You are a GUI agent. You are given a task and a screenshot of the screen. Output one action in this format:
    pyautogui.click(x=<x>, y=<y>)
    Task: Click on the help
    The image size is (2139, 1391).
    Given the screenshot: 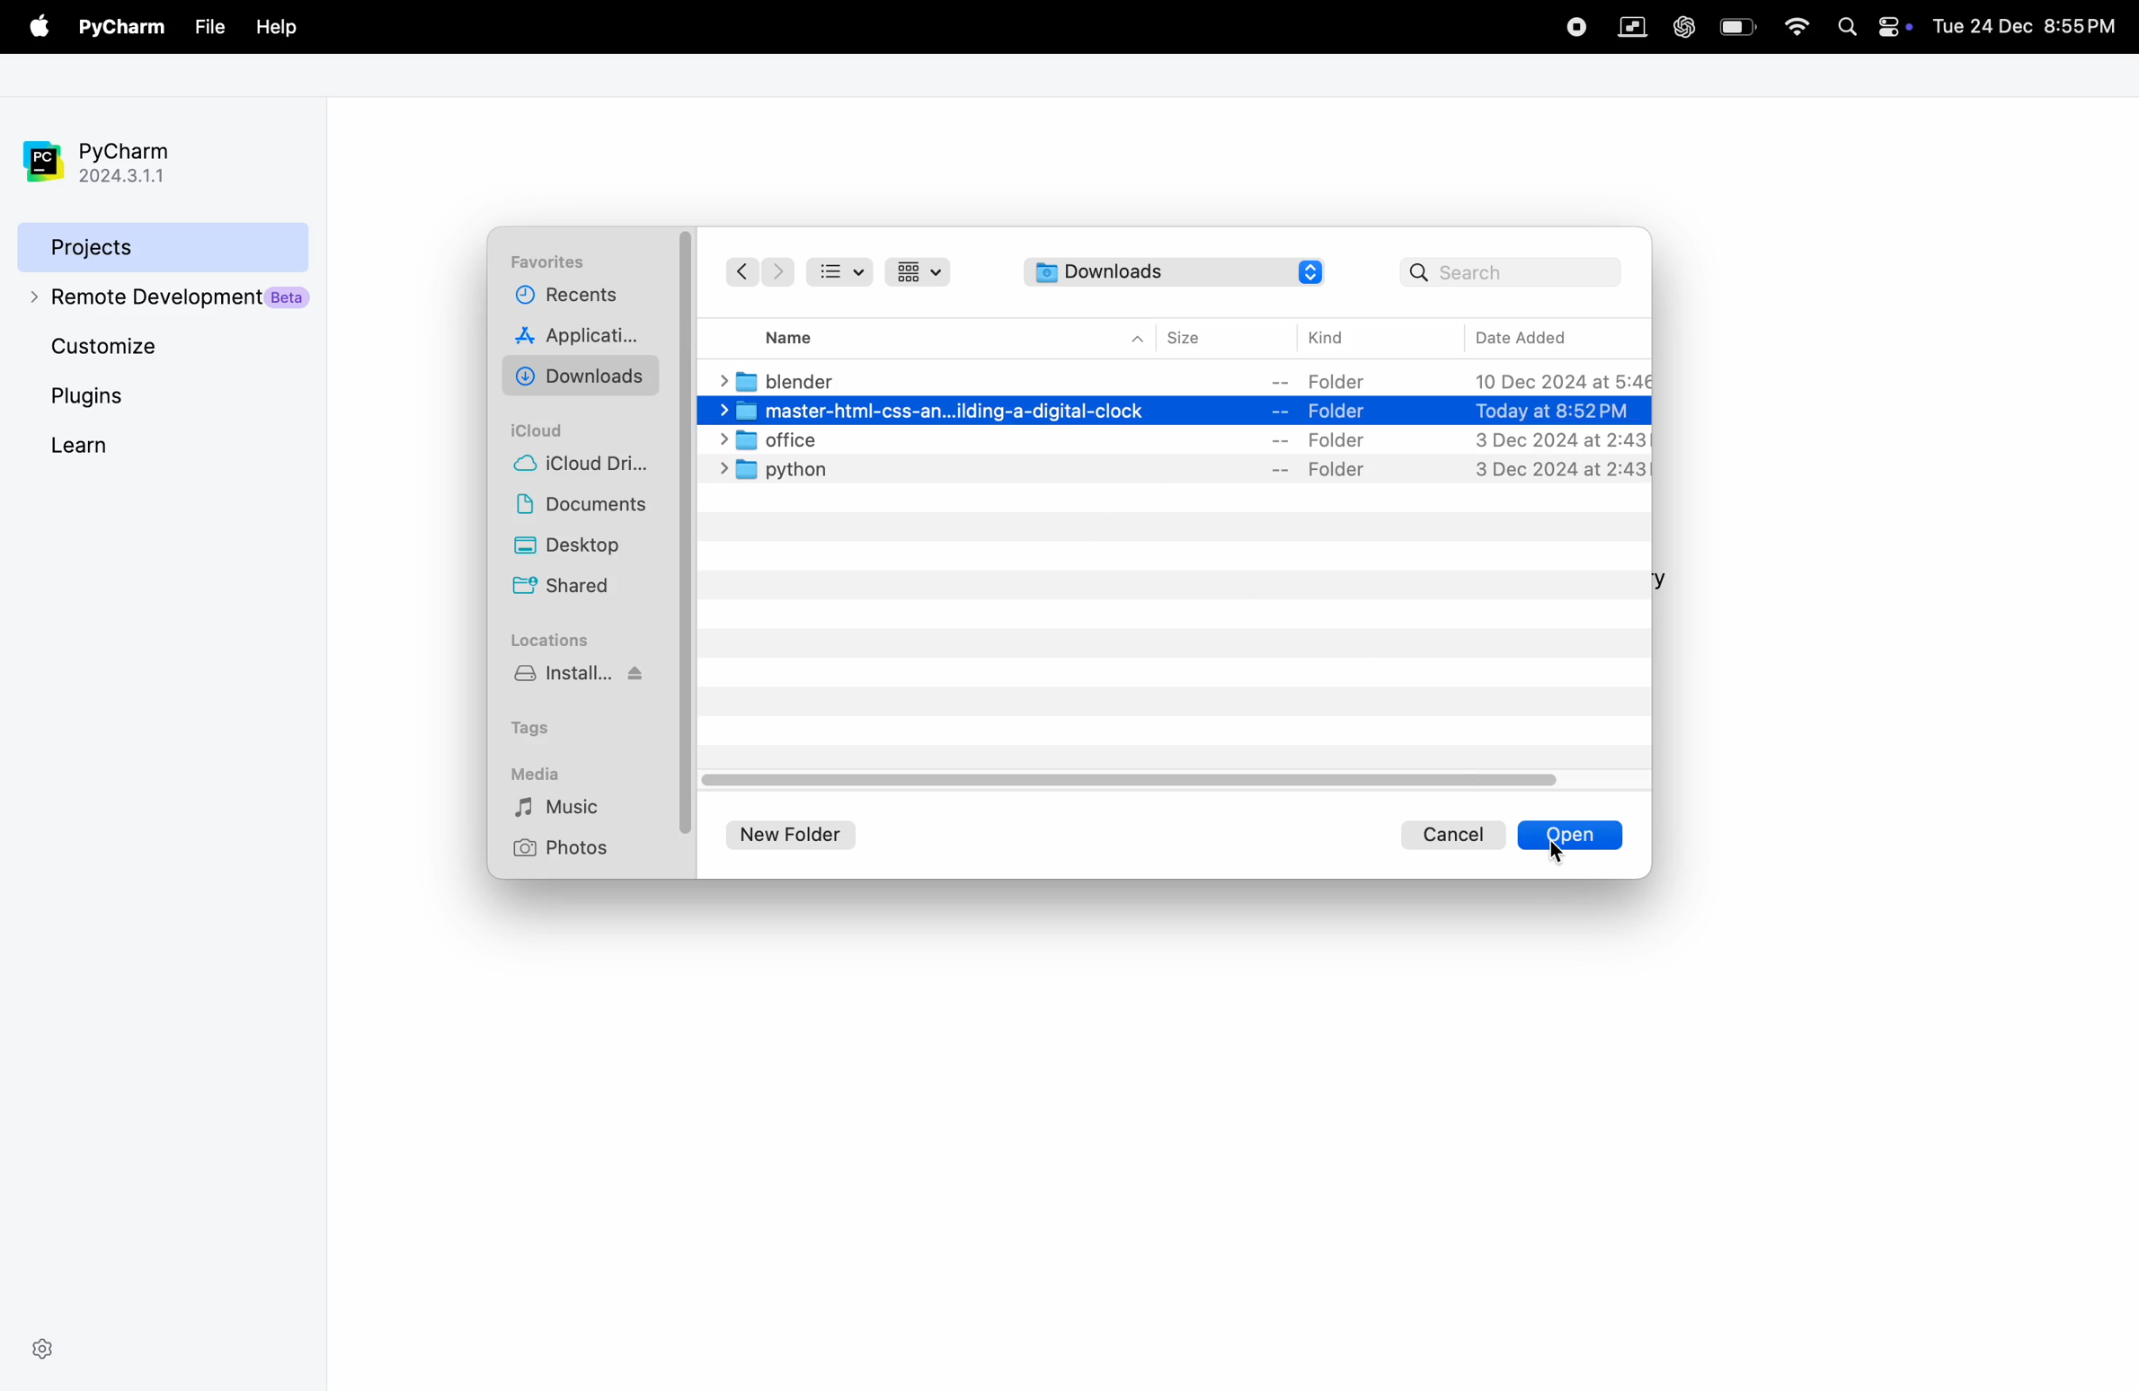 What is the action you would take?
    pyautogui.click(x=273, y=24)
    